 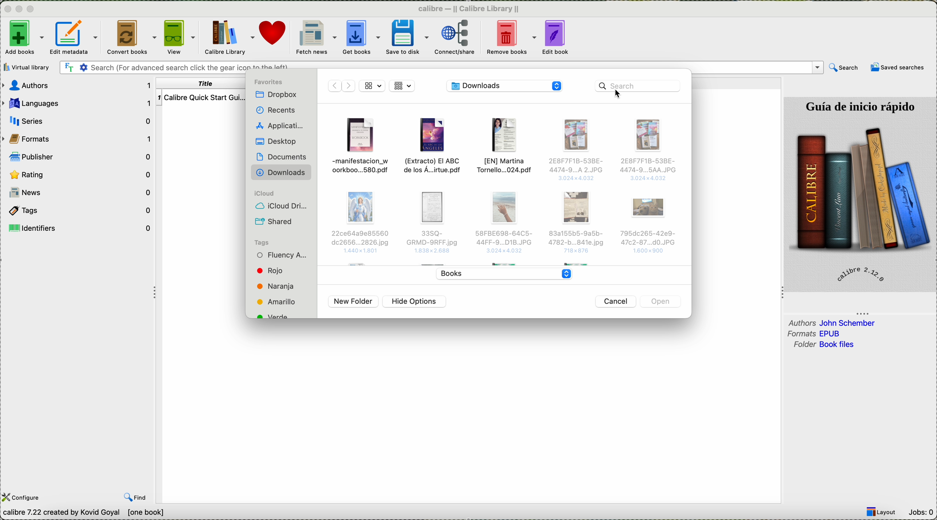 What do you see at coordinates (431, 145) in the screenshot?
I see `file` at bounding box center [431, 145].